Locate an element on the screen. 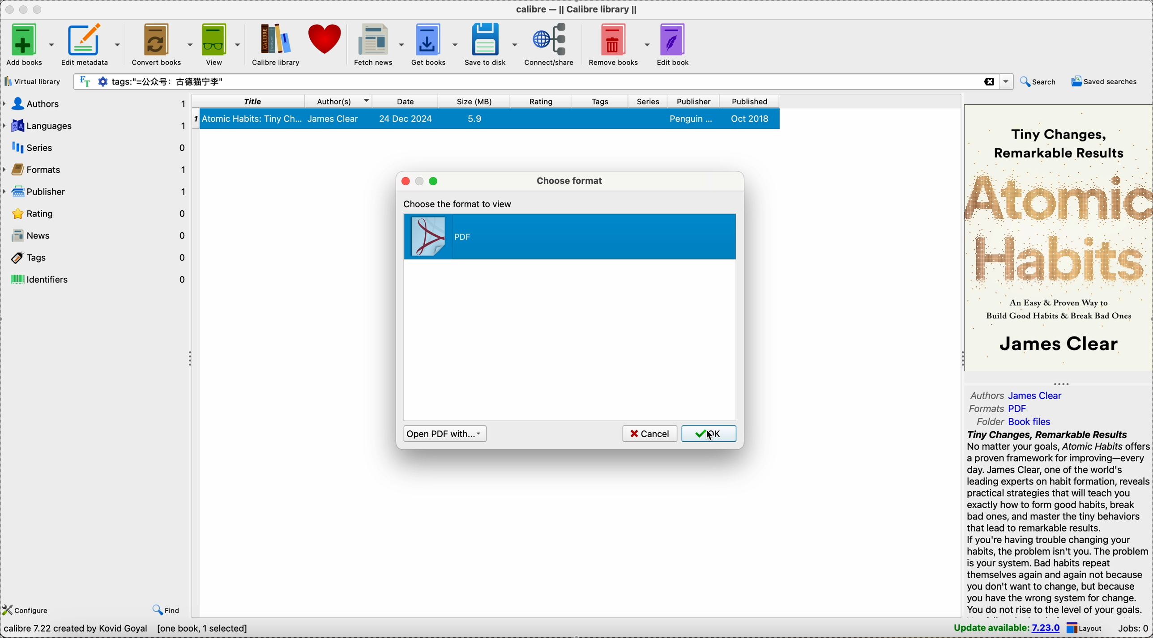 The image size is (1153, 638). view is located at coordinates (216, 44).